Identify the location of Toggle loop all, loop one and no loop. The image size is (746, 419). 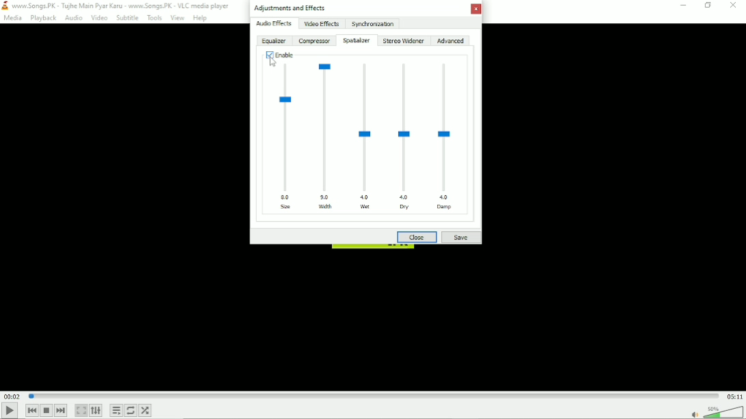
(130, 410).